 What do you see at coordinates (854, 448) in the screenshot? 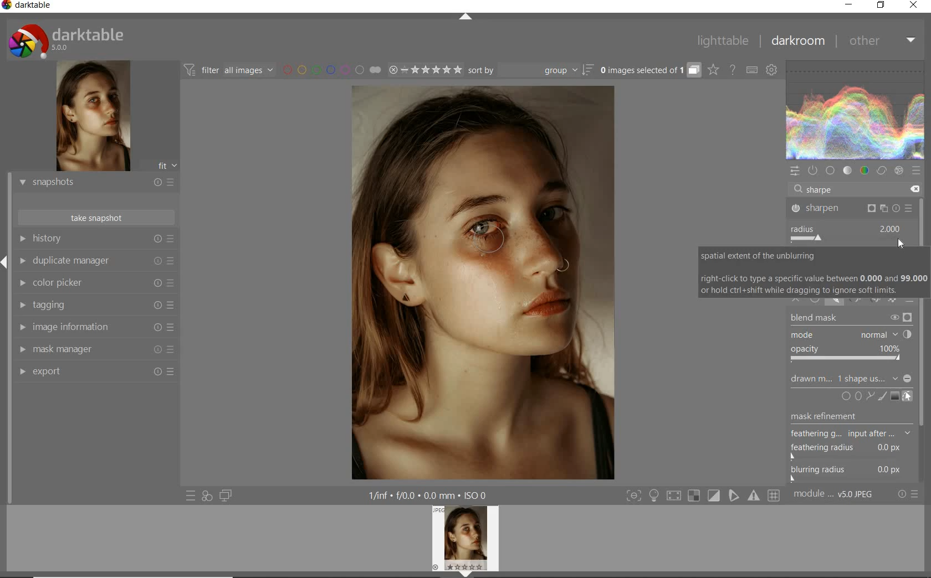
I see `FEATHERING RADIUS` at bounding box center [854, 448].